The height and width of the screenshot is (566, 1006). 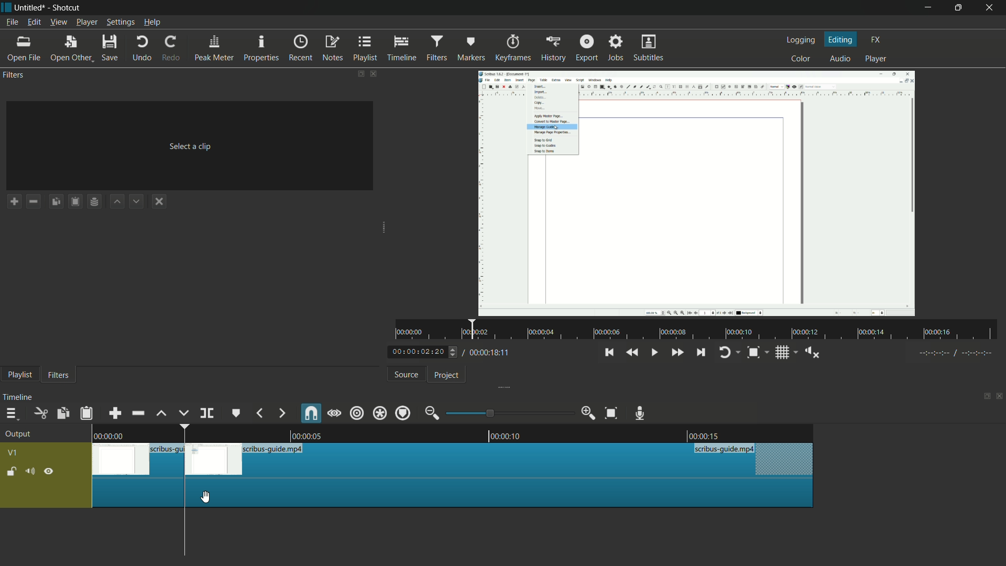 I want to click on close filters, so click(x=373, y=73).